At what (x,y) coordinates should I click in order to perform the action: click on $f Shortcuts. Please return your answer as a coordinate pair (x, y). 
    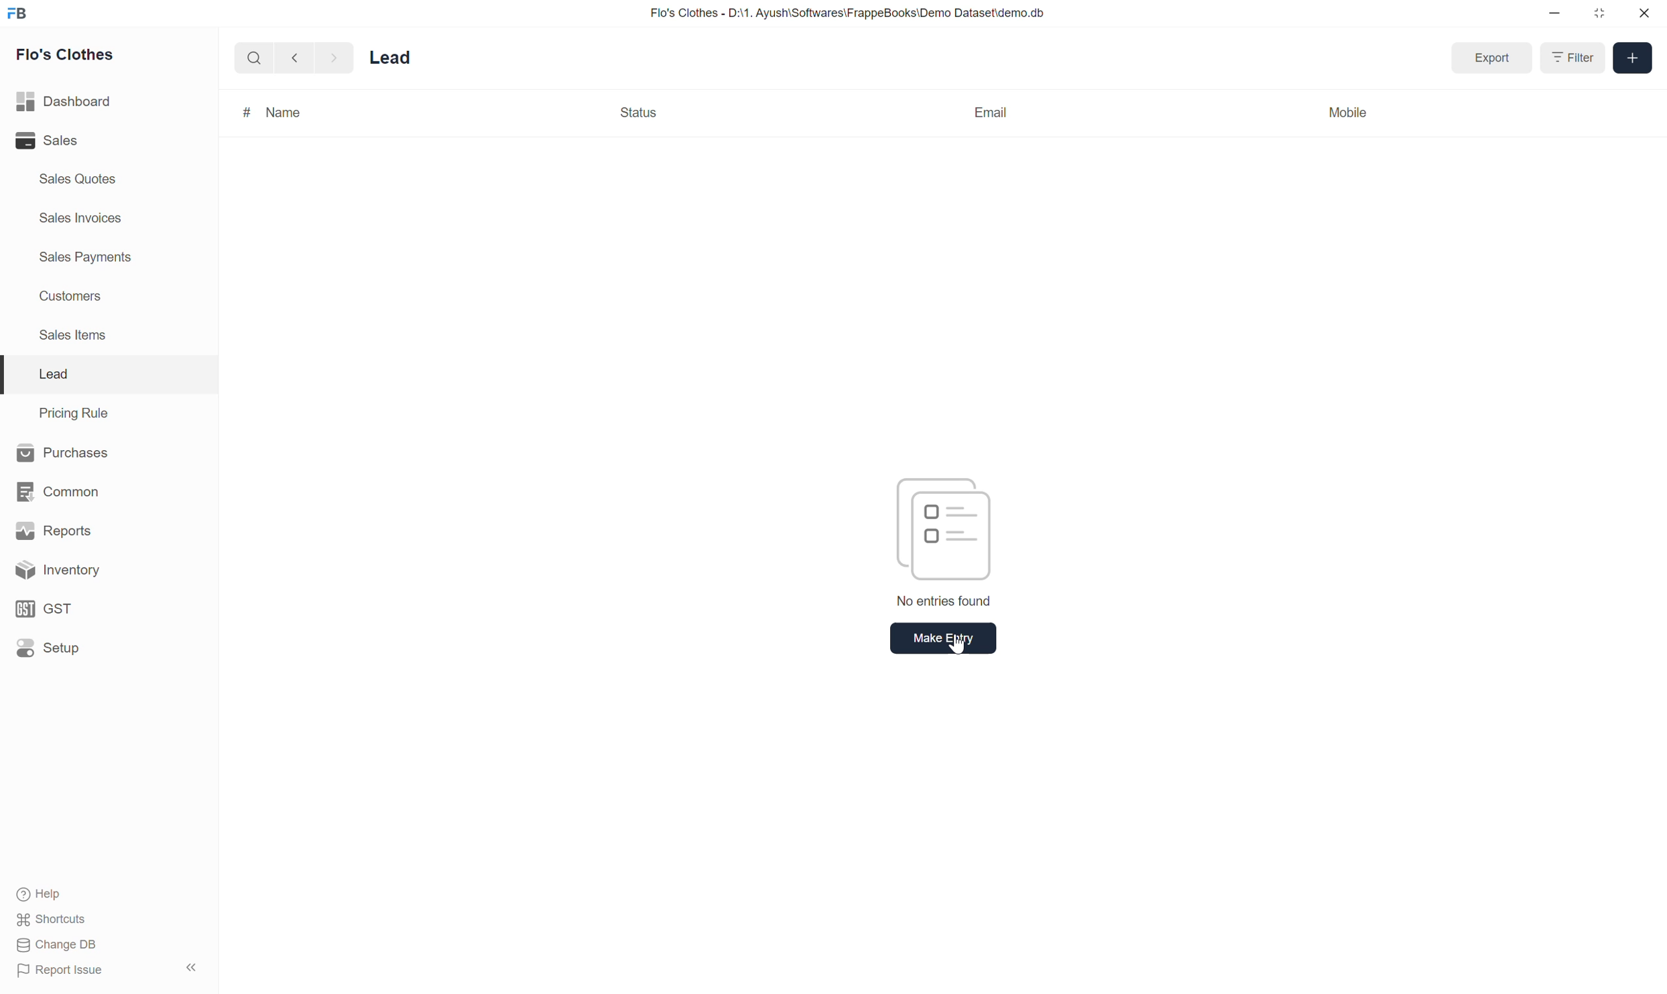
    Looking at the image, I should click on (54, 918).